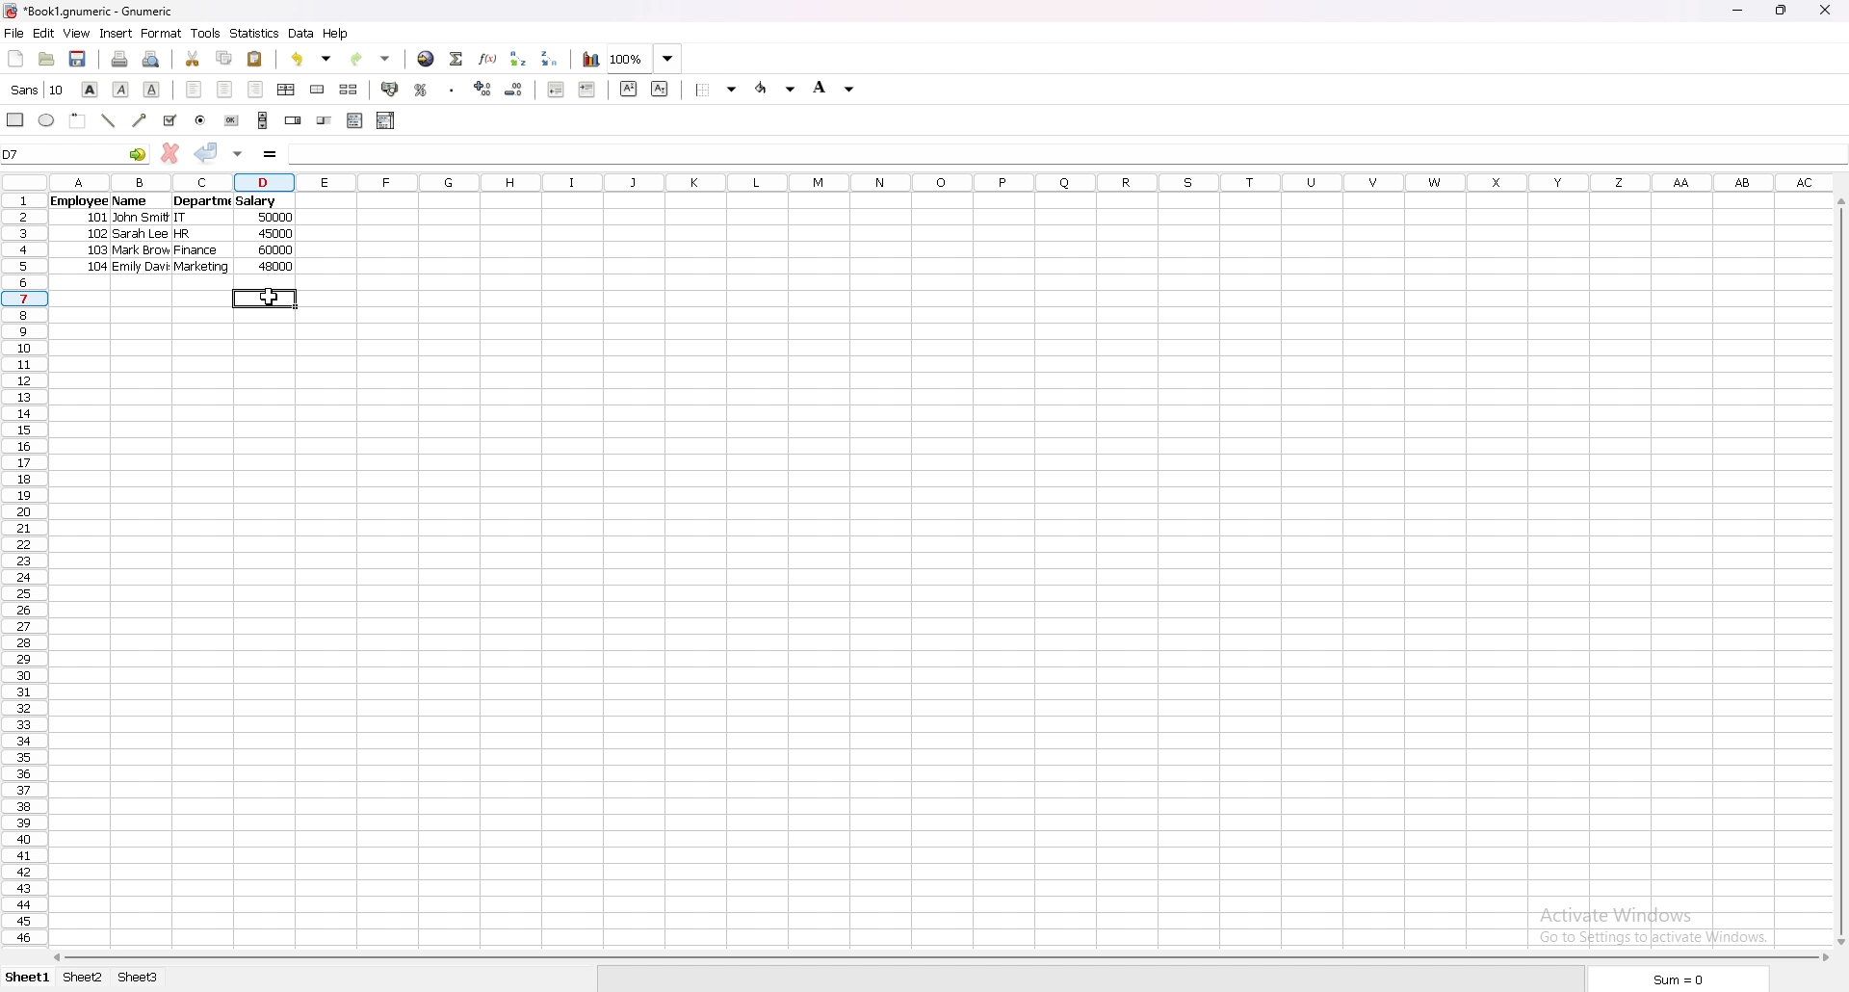 This screenshot has height=992, width=1849. What do you see at coordinates (47, 59) in the screenshot?
I see `open` at bounding box center [47, 59].